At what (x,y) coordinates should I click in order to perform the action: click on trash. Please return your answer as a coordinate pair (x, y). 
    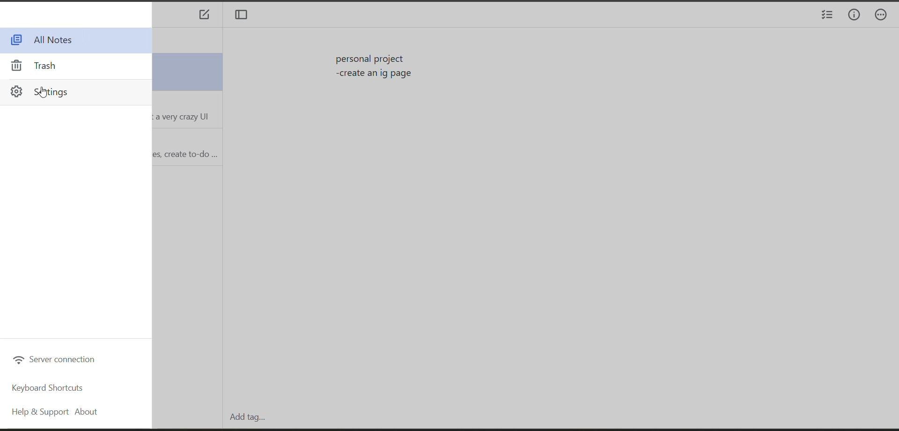
    Looking at the image, I should click on (39, 65).